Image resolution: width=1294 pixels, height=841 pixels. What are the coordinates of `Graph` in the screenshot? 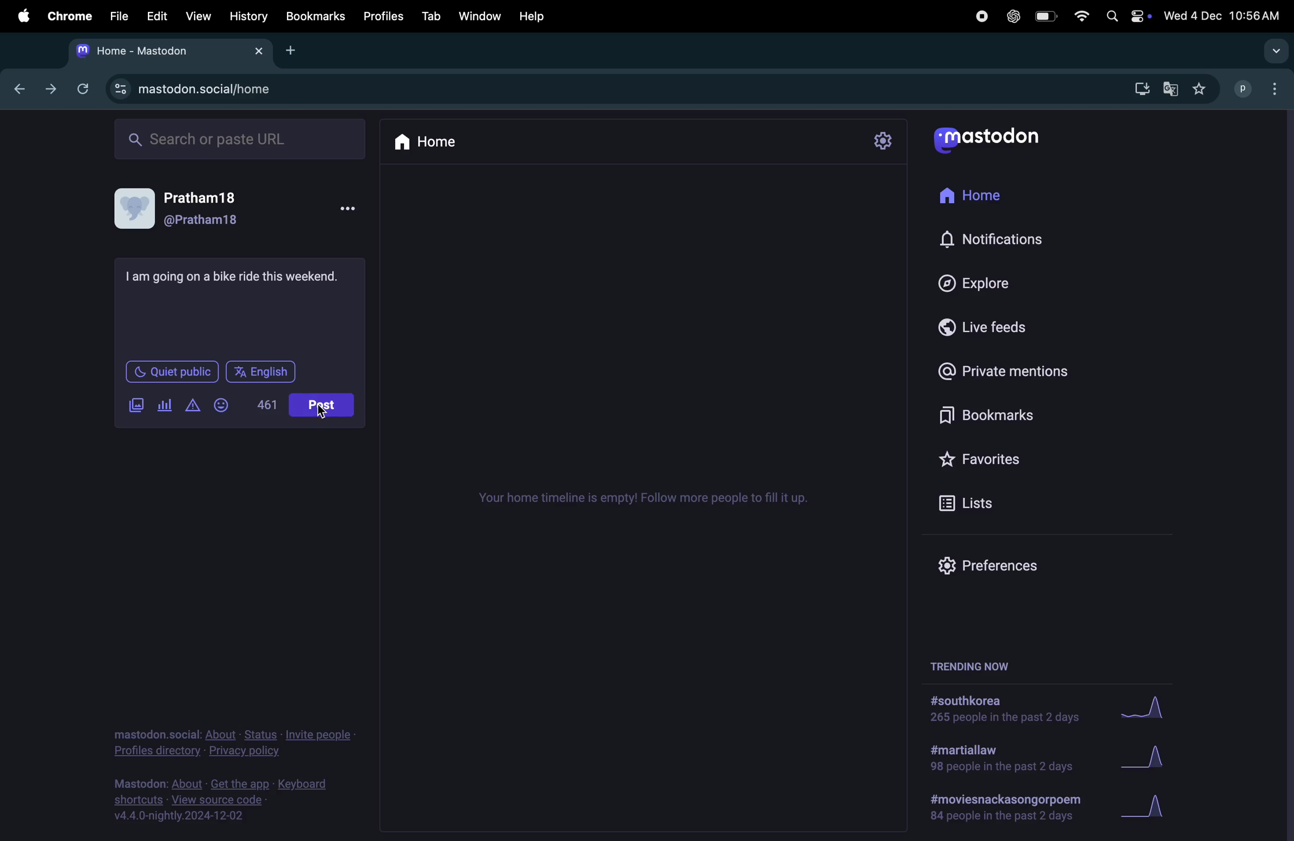 It's located at (1155, 808).